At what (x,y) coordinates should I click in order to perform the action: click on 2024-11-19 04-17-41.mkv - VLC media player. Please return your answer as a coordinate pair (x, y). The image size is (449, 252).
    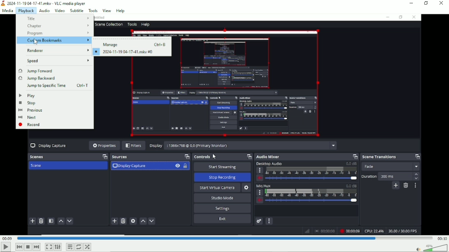
    Looking at the image, I should click on (44, 3).